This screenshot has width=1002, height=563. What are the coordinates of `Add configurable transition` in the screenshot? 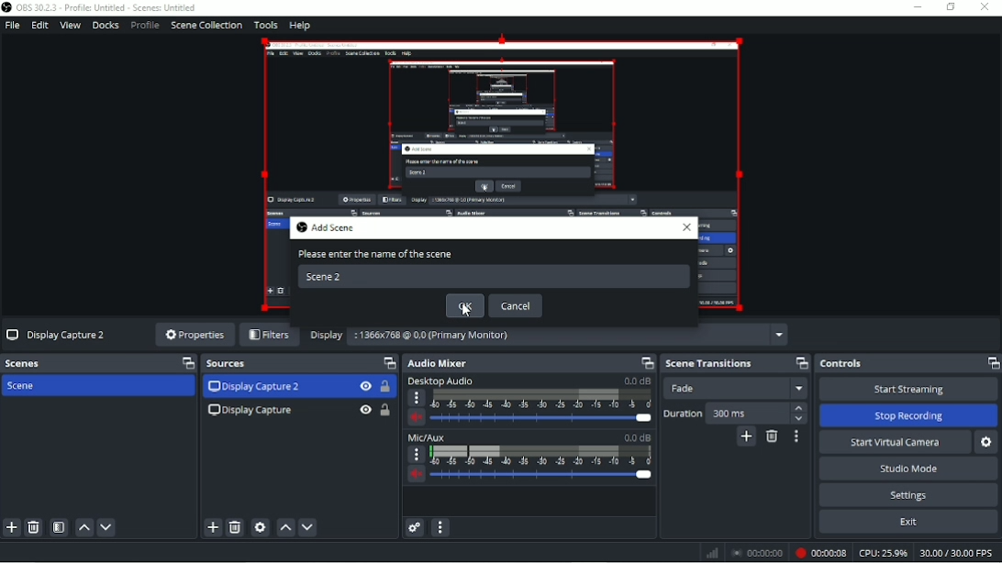 It's located at (745, 437).